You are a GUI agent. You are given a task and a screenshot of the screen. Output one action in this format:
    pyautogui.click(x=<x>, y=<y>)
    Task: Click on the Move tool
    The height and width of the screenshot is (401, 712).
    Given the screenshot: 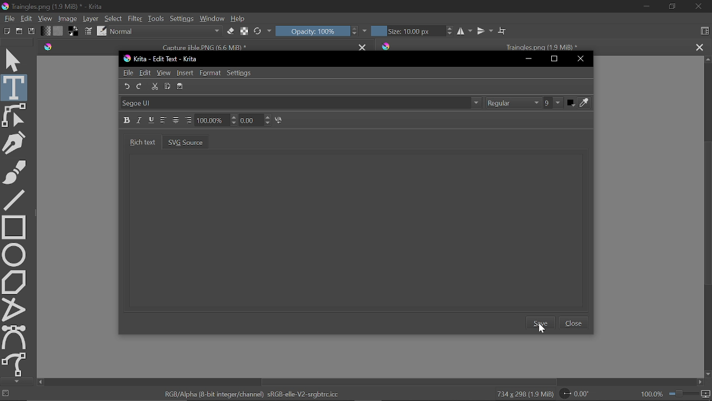 What is the action you would take?
    pyautogui.click(x=16, y=61)
    